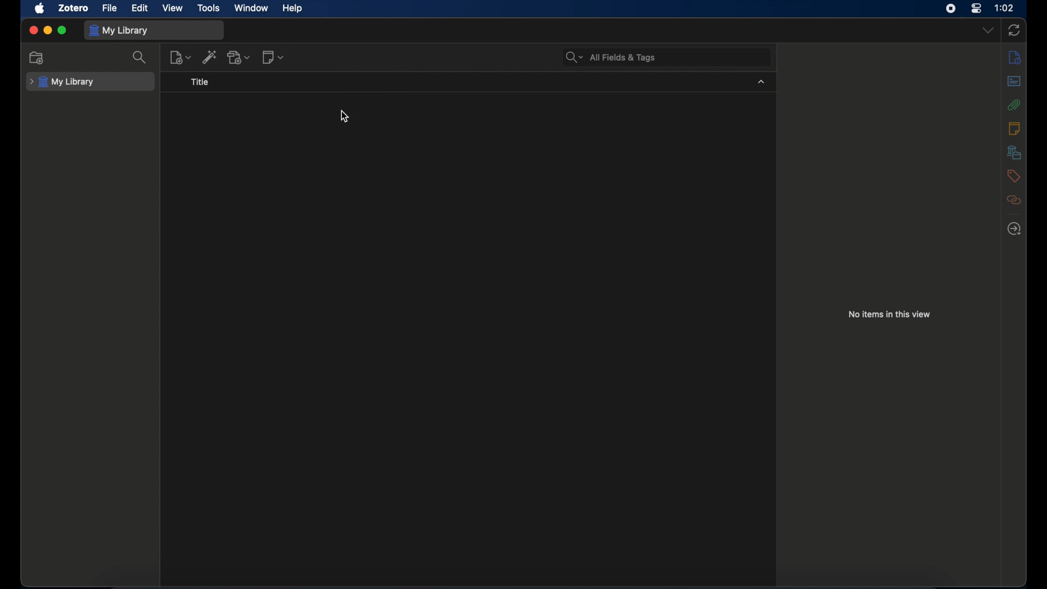 This screenshot has width=1047, height=589. Describe the element at coordinates (346, 116) in the screenshot. I see `cursor` at that location.